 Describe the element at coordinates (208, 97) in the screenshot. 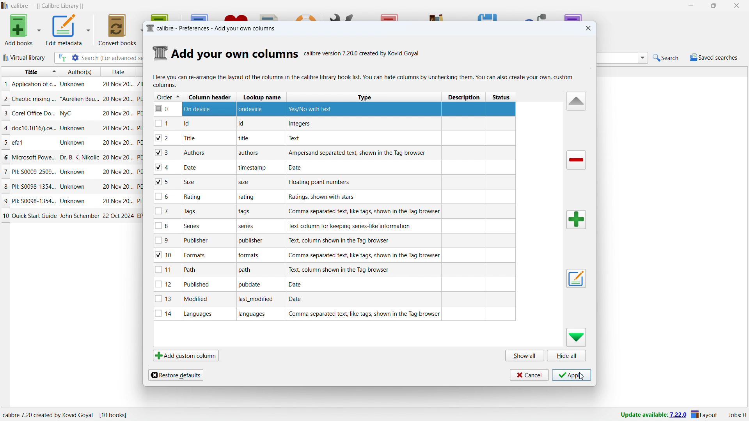

I see `column header` at that location.